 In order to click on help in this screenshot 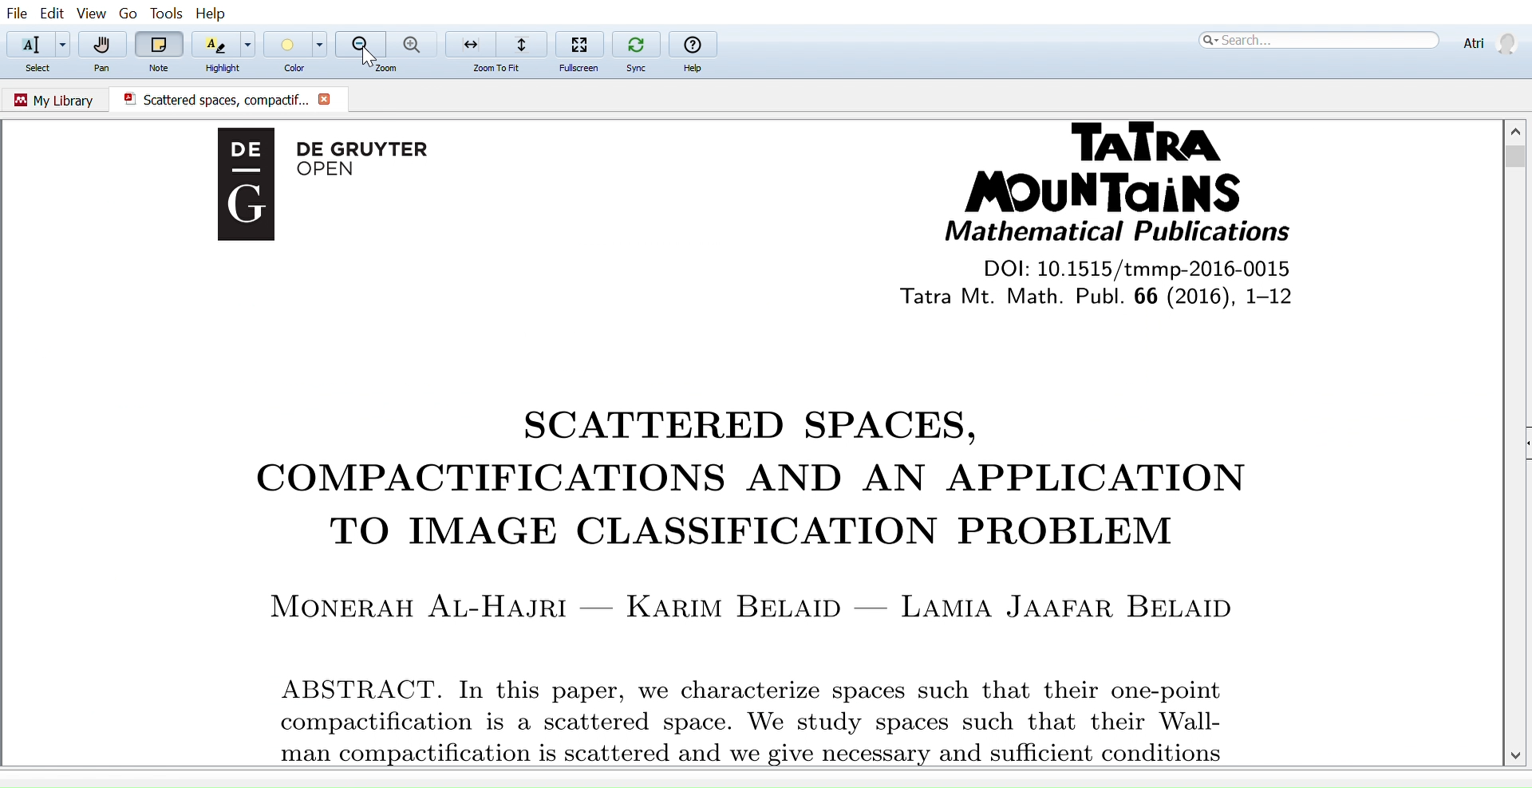, I will do `click(693, 44)`.